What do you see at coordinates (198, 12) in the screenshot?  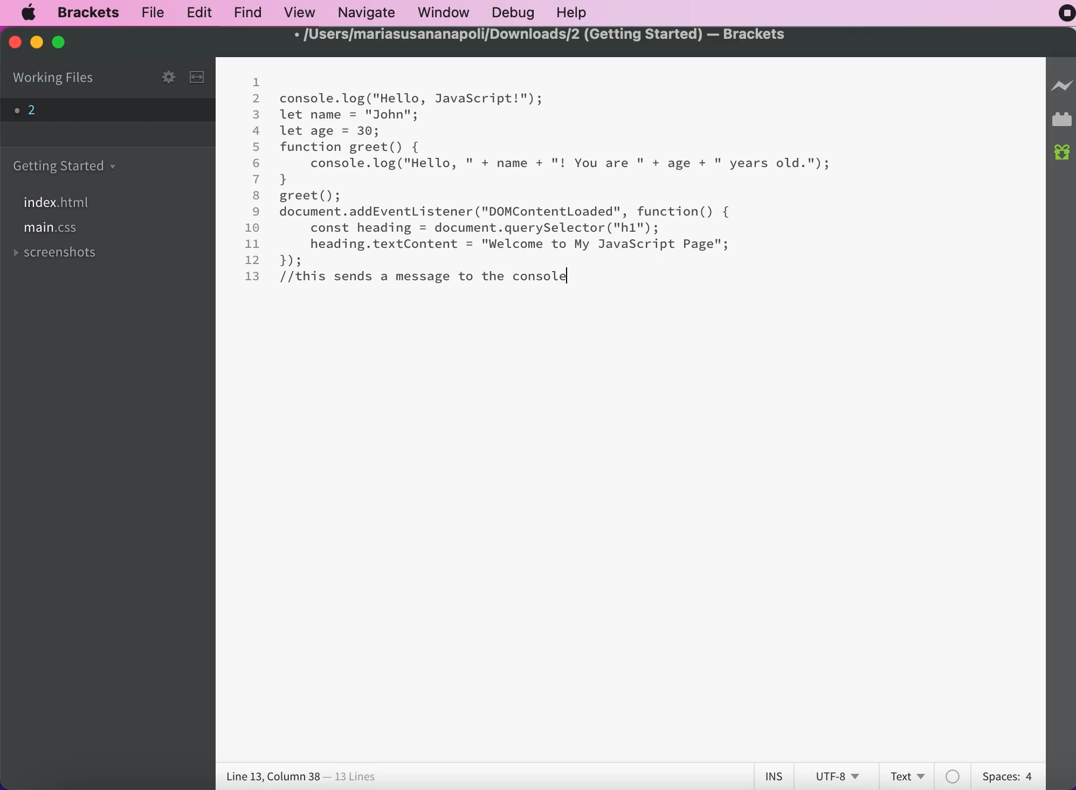 I see `edit` at bounding box center [198, 12].